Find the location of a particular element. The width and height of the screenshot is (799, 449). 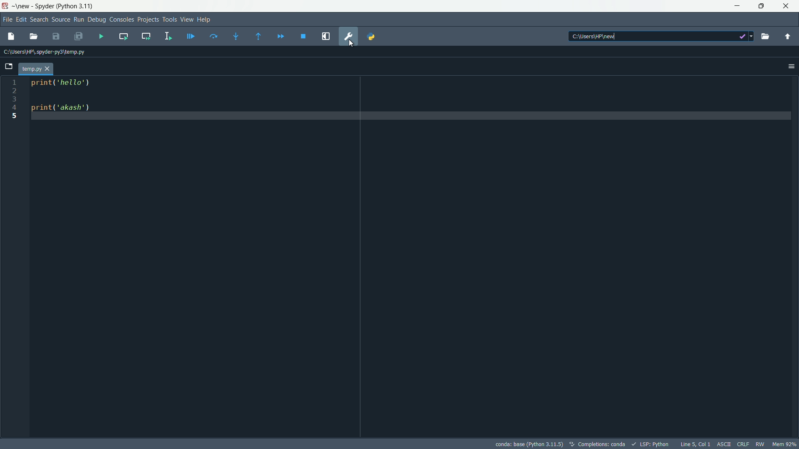

ASCII is located at coordinates (725, 444).